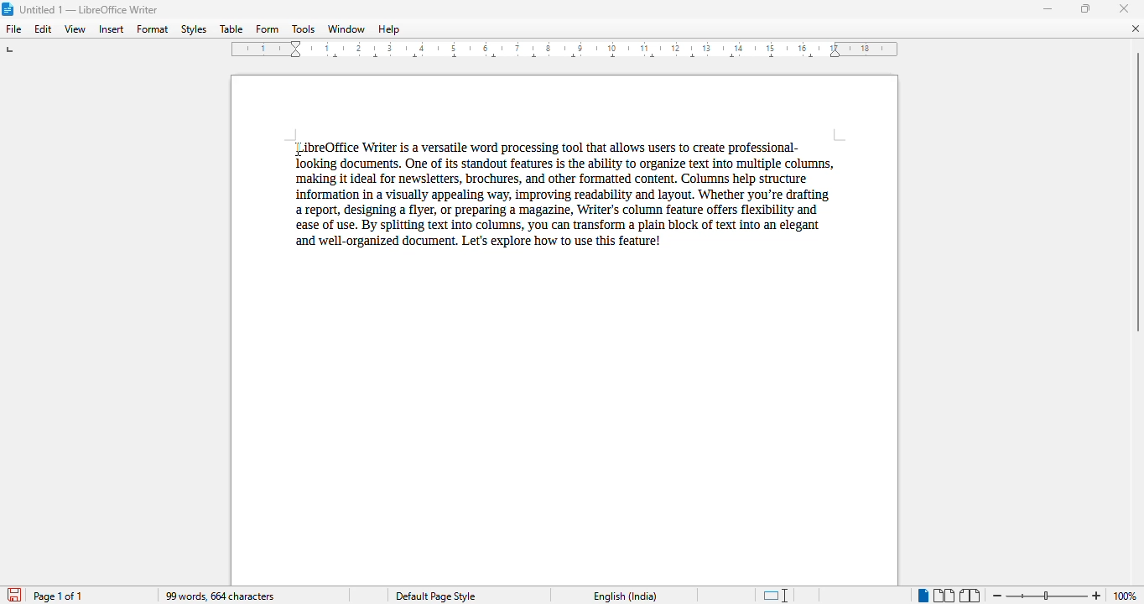 This screenshot has width=1144, height=604. What do you see at coordinates (1127, 596) in the screenshot?
I see `100% (zoom level)` at bounding box center [1127, 596].